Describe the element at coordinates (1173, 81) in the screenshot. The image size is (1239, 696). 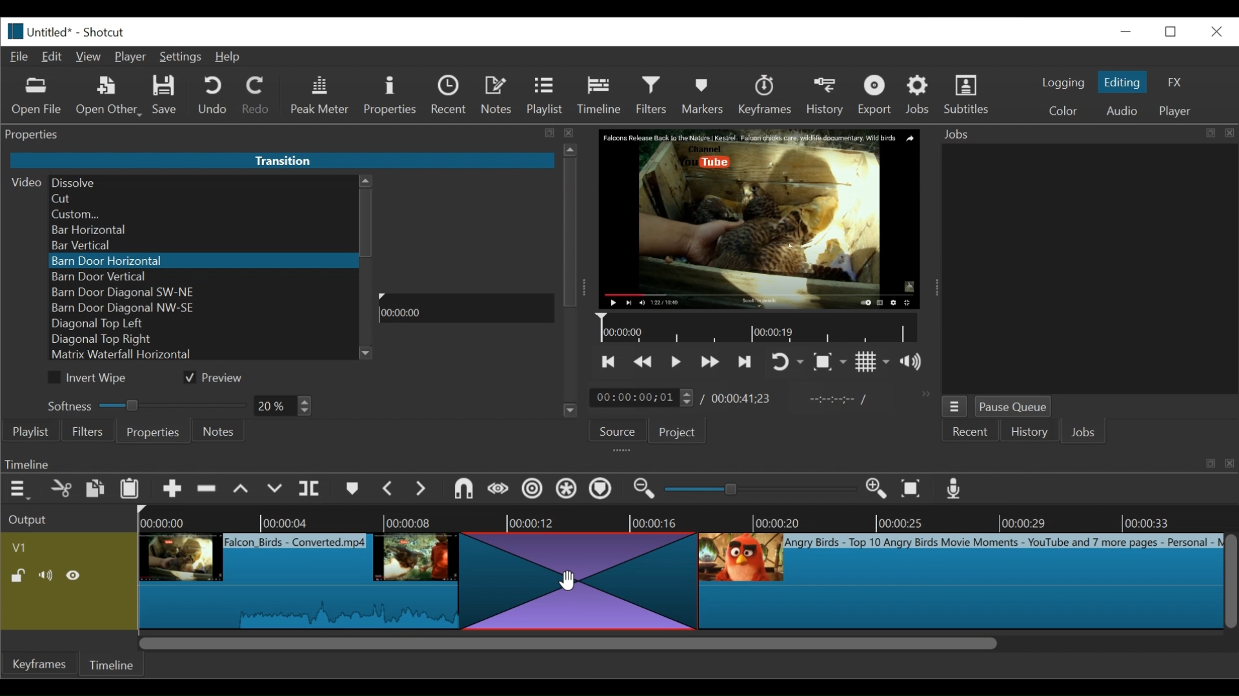
I see `FX` at that location.